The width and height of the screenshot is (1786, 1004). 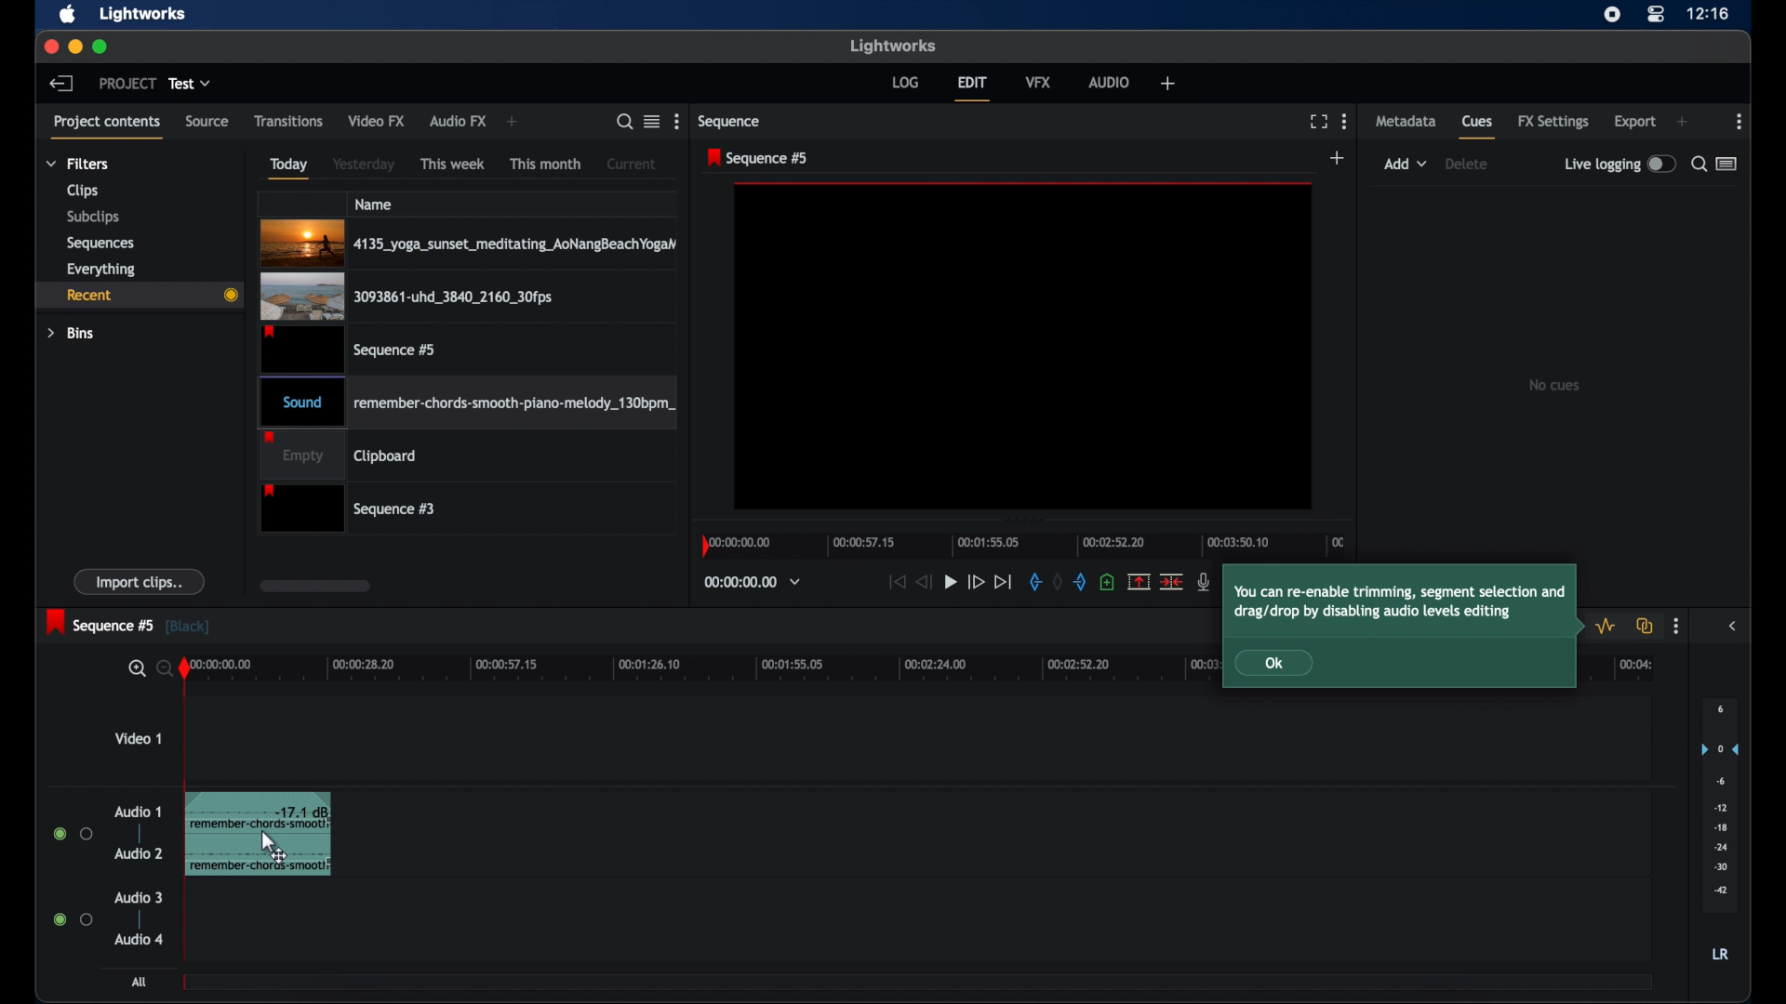 What do you see at coordinates (972, 88) in the screenshot?
I see `edit` at bounding box center [972, 88].